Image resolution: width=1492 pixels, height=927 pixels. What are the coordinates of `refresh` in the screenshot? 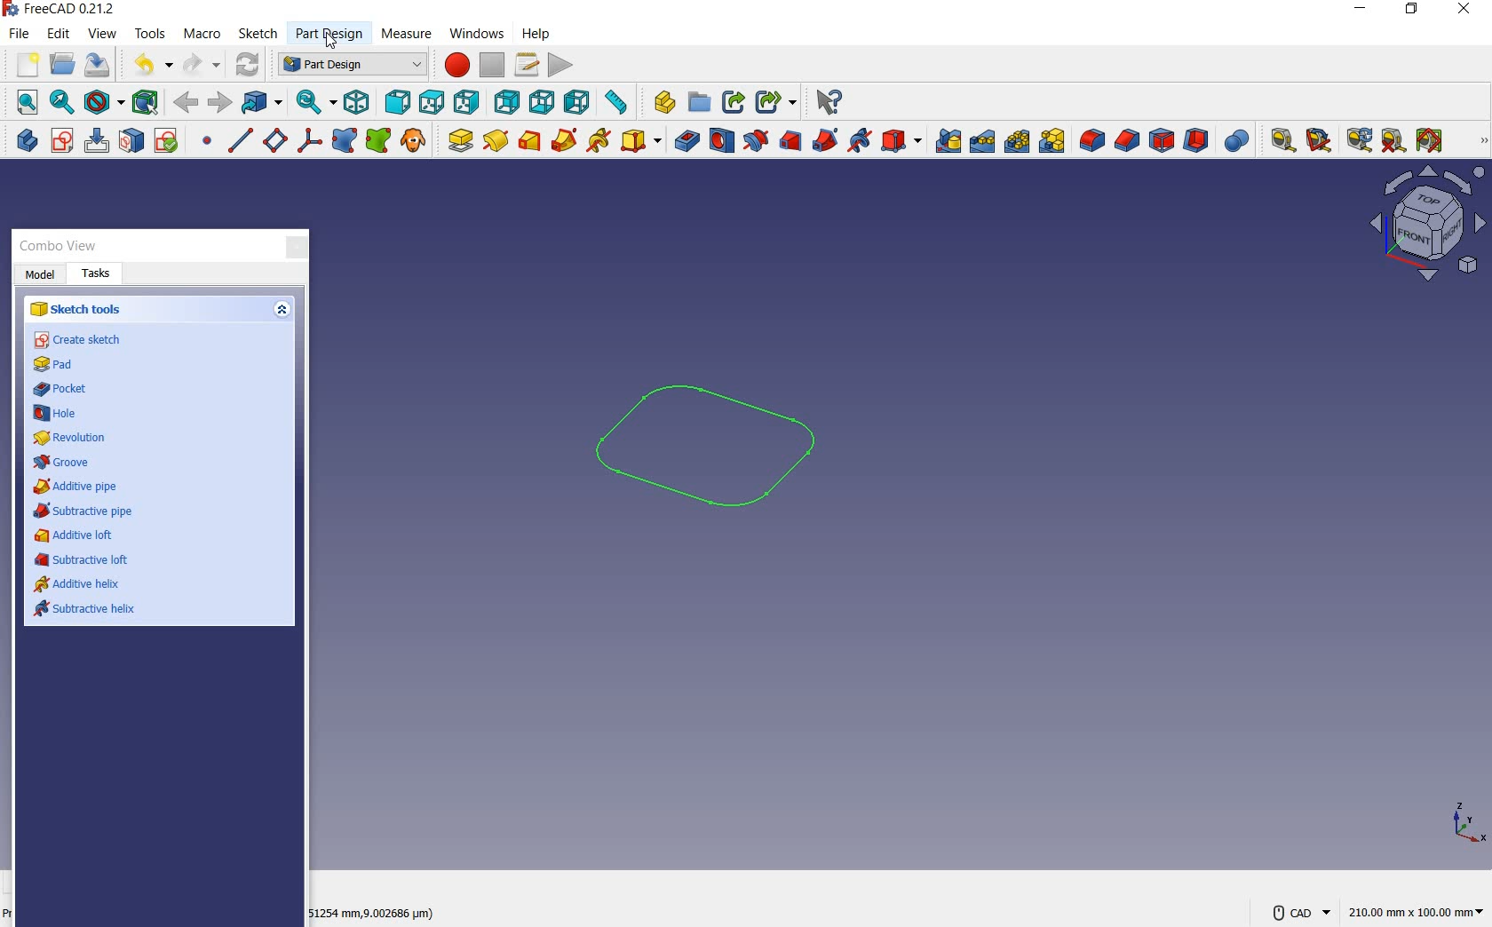 It's located at (1360, 140).